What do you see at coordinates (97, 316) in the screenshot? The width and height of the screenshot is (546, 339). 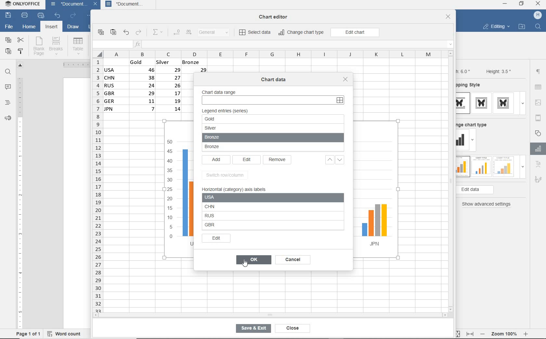 I see `scroll left` at bounding box center [97, 316].